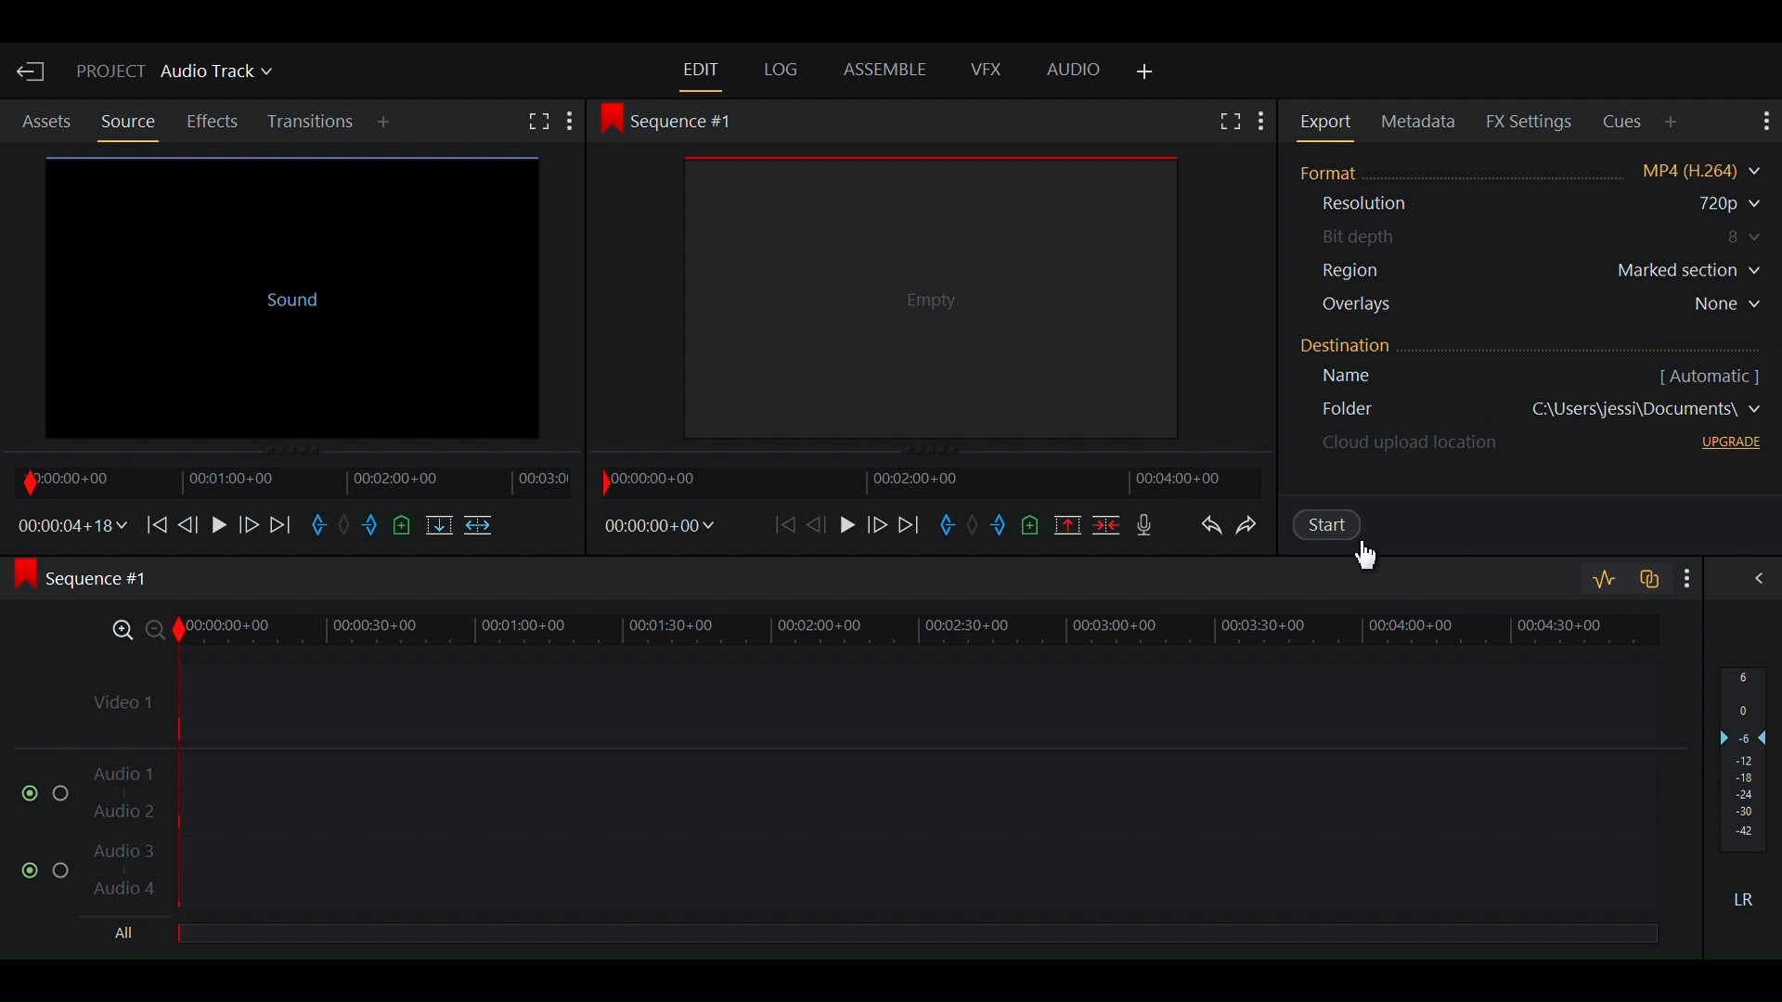 The height and width of the screenshot is (1002, 1782). I want to click on VFX, so click(985, 70).